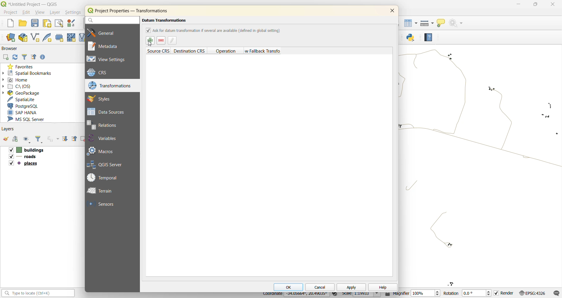  I want to click on measure line, so click(426, 23).